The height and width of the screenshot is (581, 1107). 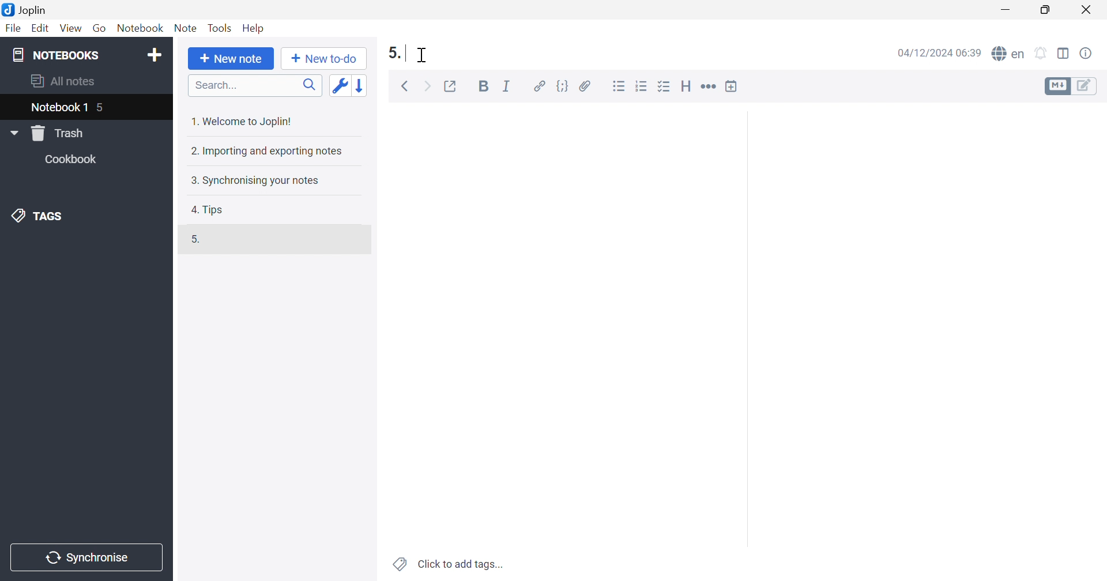 What do you see at coordinates (391, 53) in the screenshot?
I see `5.` at bounding box center [391, 53].